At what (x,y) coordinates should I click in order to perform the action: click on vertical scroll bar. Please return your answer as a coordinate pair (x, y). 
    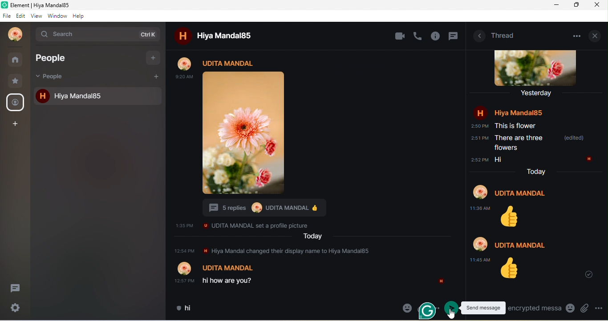
    Looking at the image, I should click on (462, 259).